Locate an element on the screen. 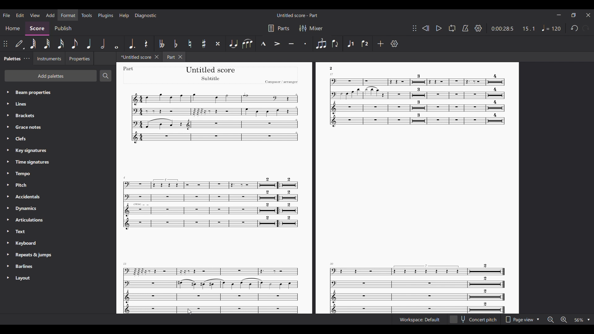 This screenshot has width=594, height=334. 16th note is located at coordinates (61, 43).